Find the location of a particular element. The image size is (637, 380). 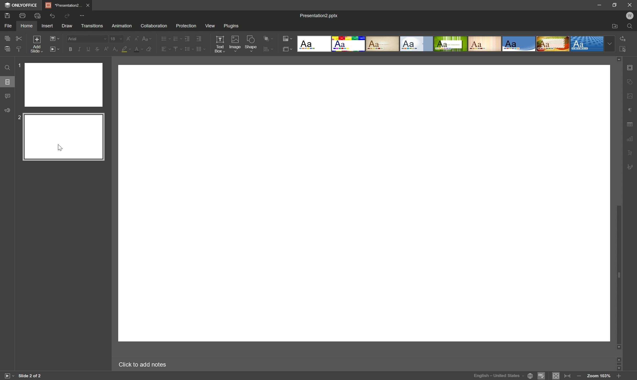

Align shape is located at coordinates (269, 37).